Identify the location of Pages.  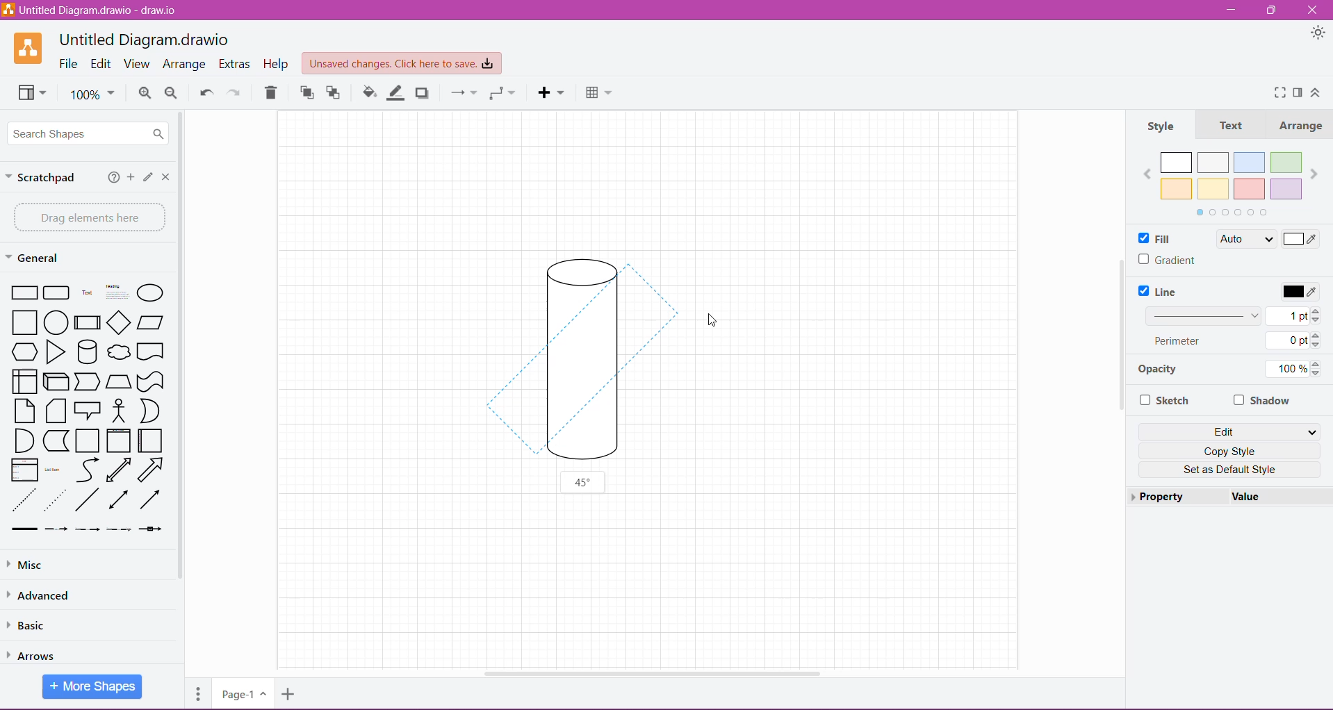
(197, 697).